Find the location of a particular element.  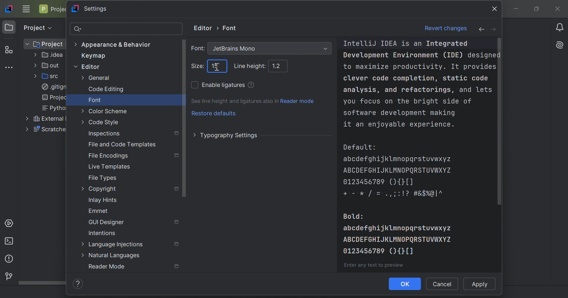

Project is located at coordinates (9, 27).